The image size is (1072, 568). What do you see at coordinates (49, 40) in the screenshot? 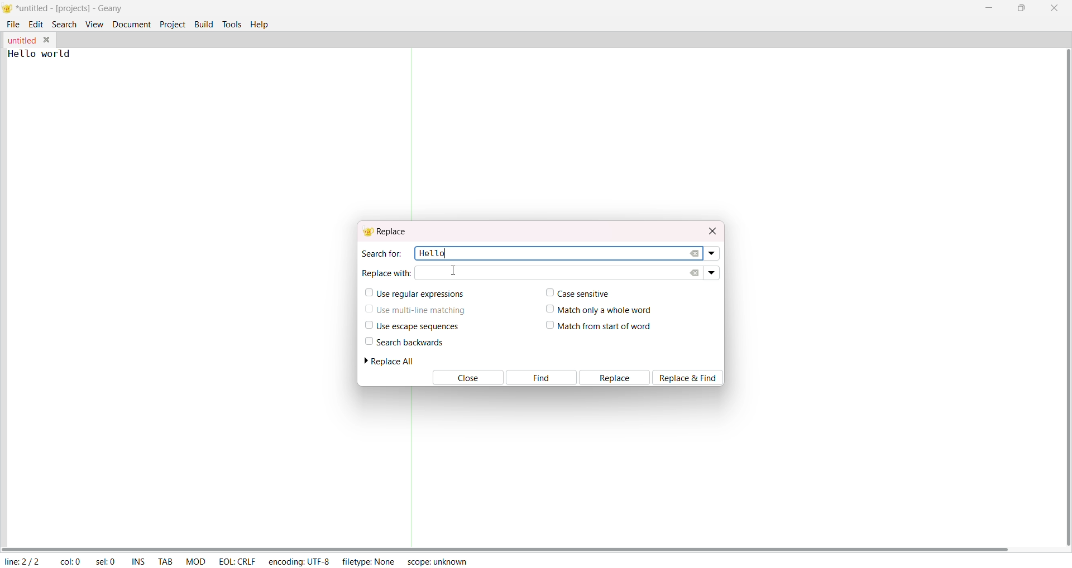
I see `close tab` at bounding box center [49, 40].